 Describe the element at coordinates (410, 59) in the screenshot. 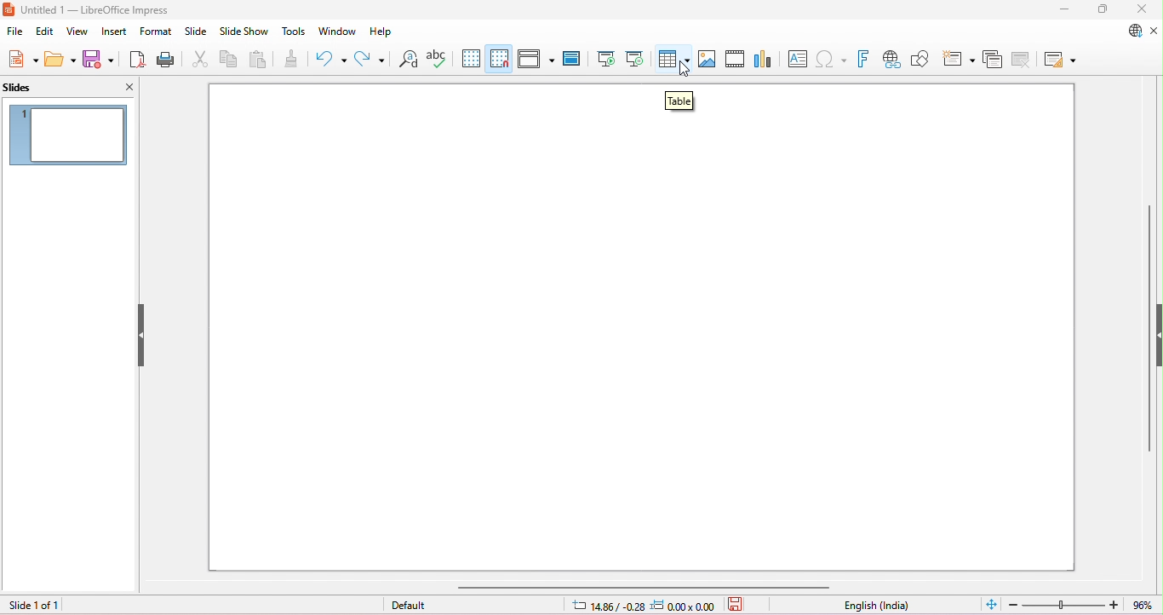

I see `find and replace` at that location.